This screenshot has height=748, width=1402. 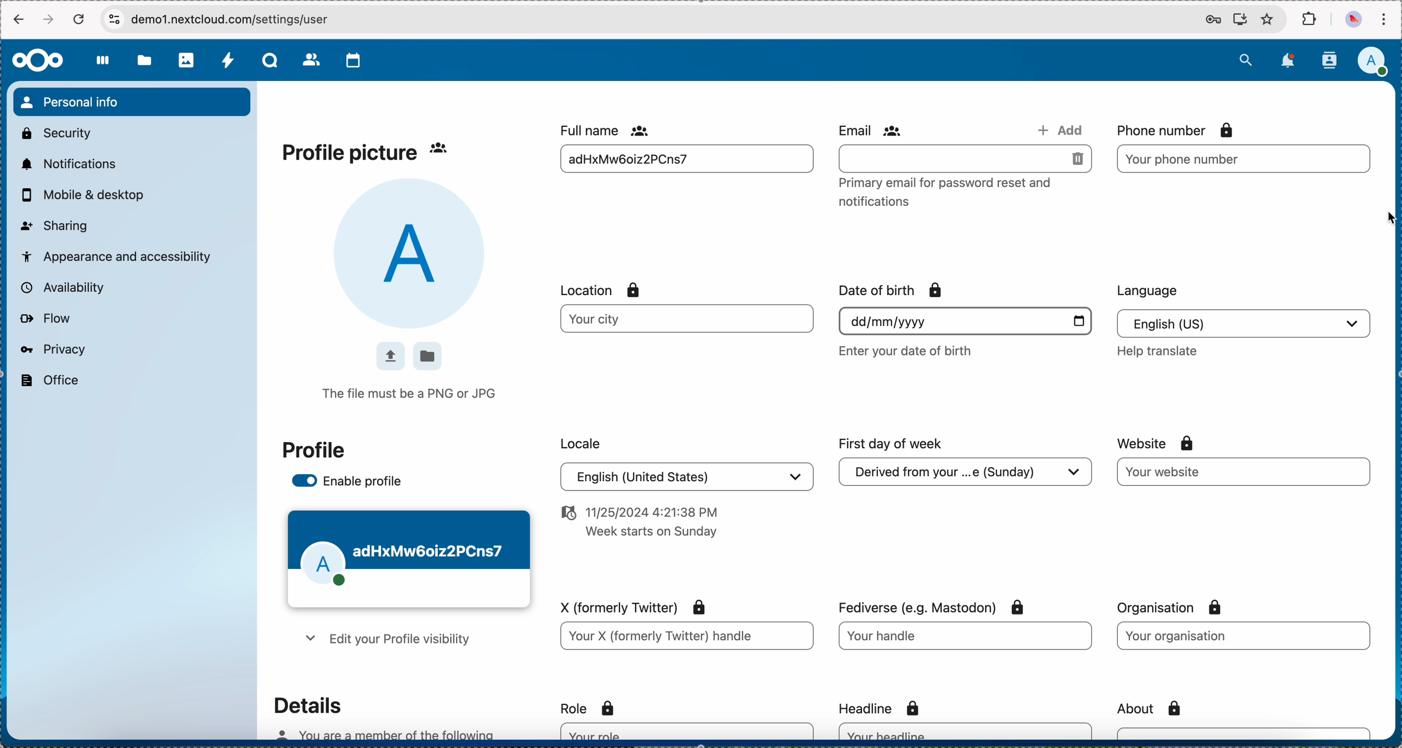 I want to click on appearance and accessibility, so click(x=118, y=255).